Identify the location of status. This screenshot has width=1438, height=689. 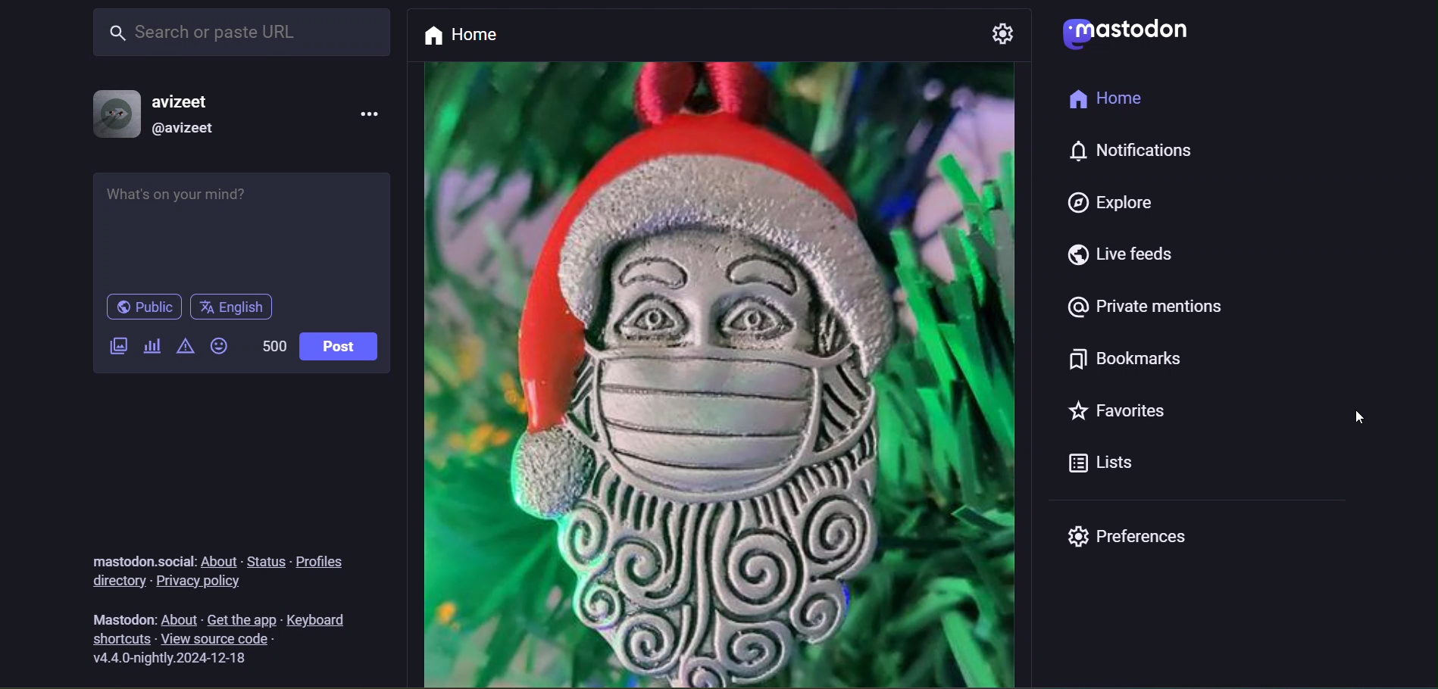
(263, 558).